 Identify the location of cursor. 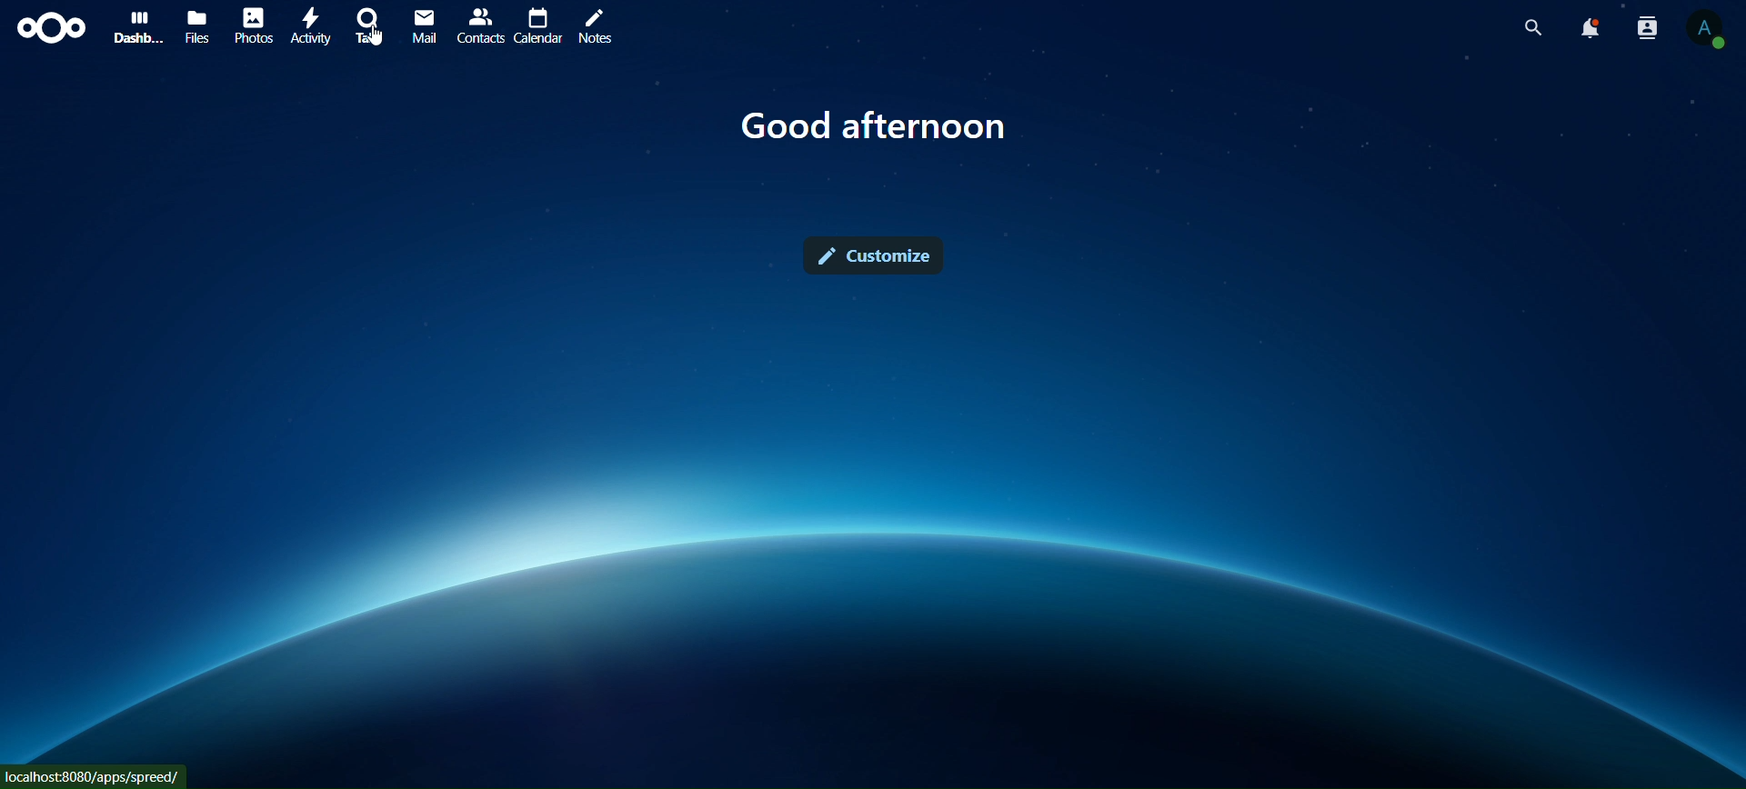
(378, 44).